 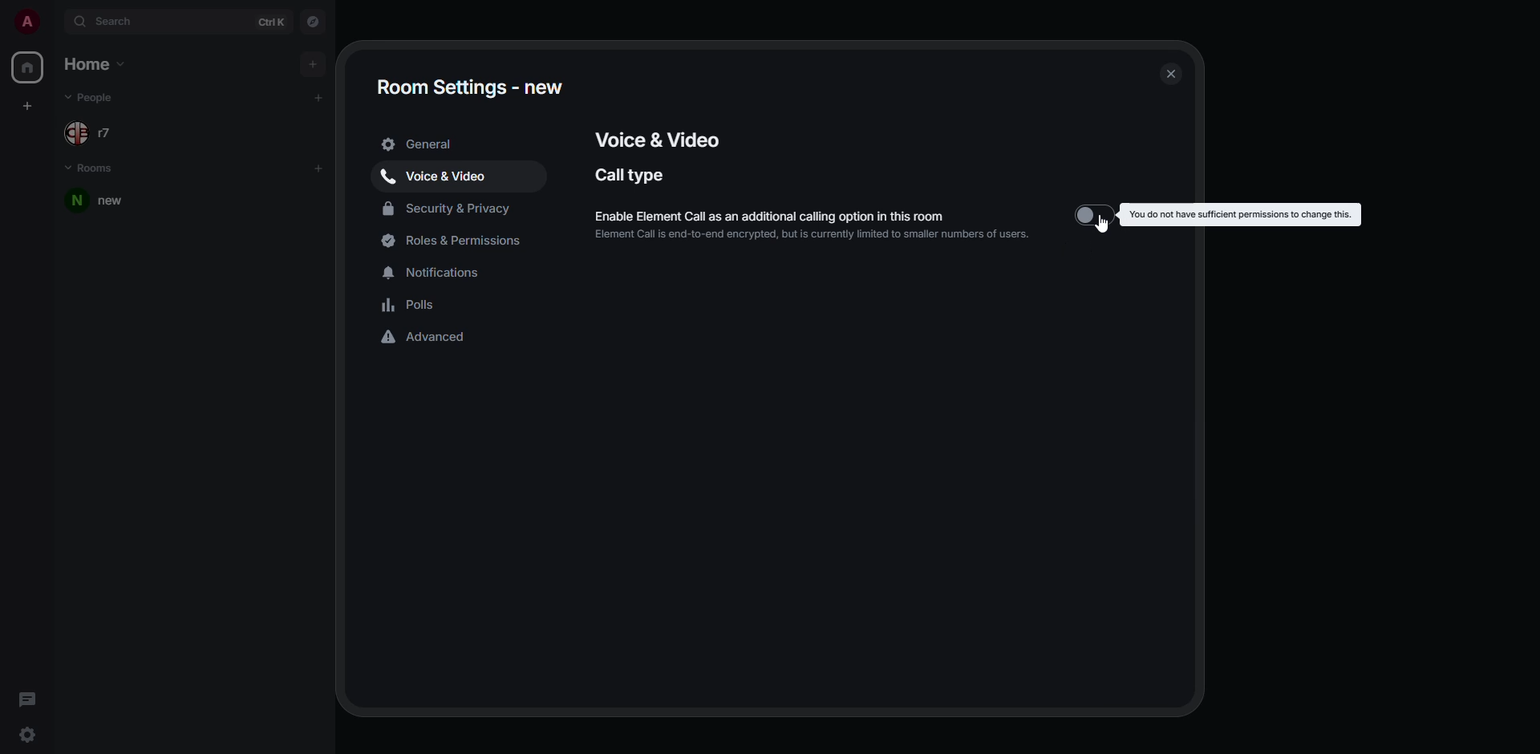 What do you see at coordinates (103, 63) in the screenshot?
I see `home` at bounding box center [103, 63].